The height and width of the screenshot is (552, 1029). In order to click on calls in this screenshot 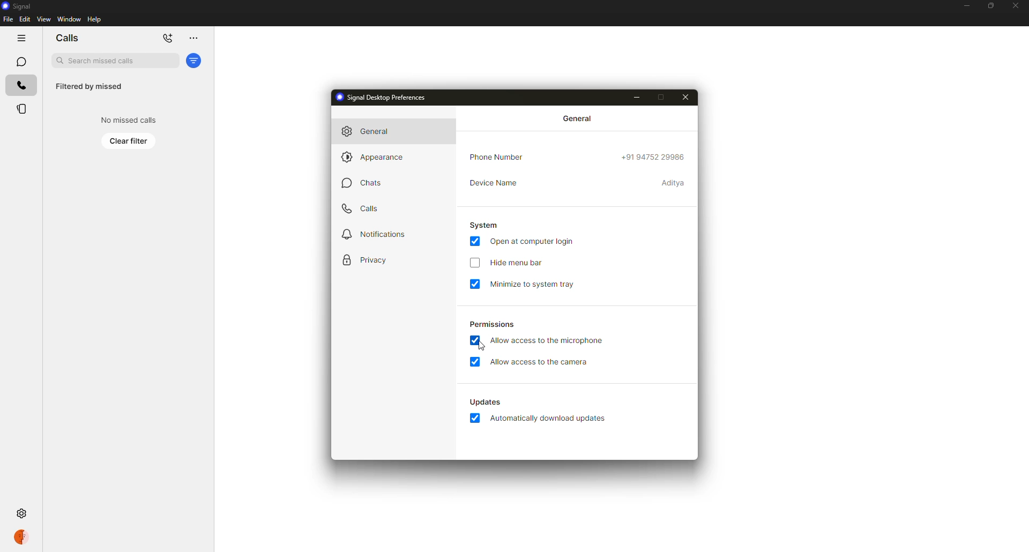, I will do `click(67, 38)`.